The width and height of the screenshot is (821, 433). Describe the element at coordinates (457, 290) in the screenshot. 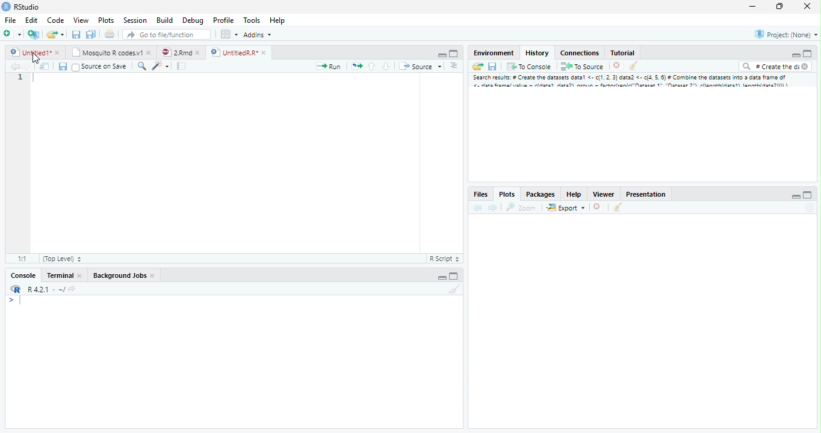

I see `Clear Console` at that location.